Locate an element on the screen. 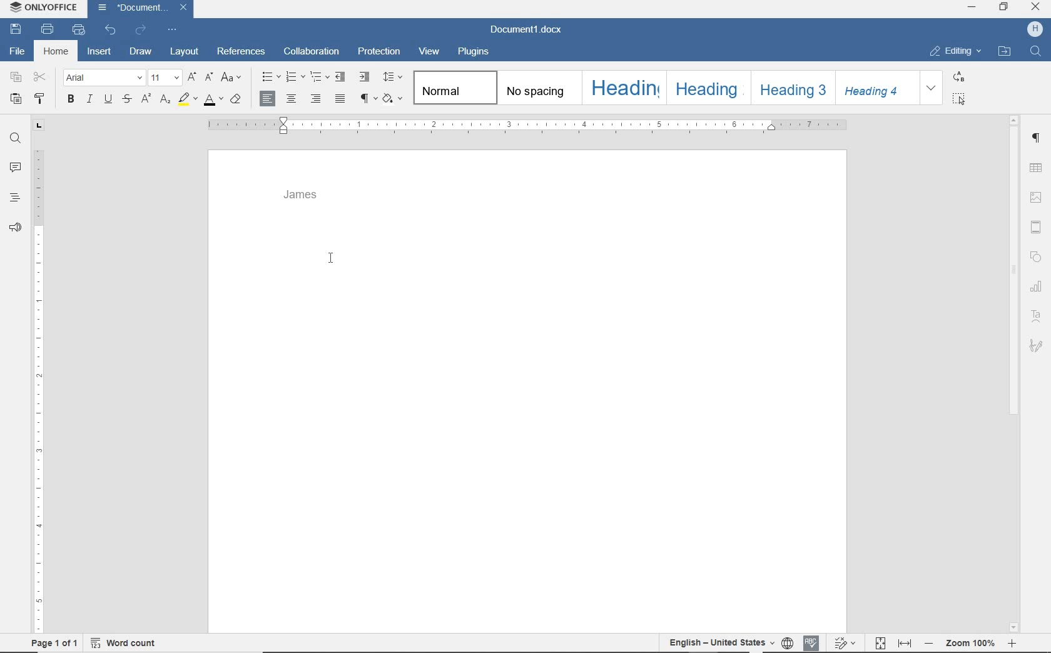 This screenshot has height=653, width=1051. fit to page is located at coordinates (880, 643).